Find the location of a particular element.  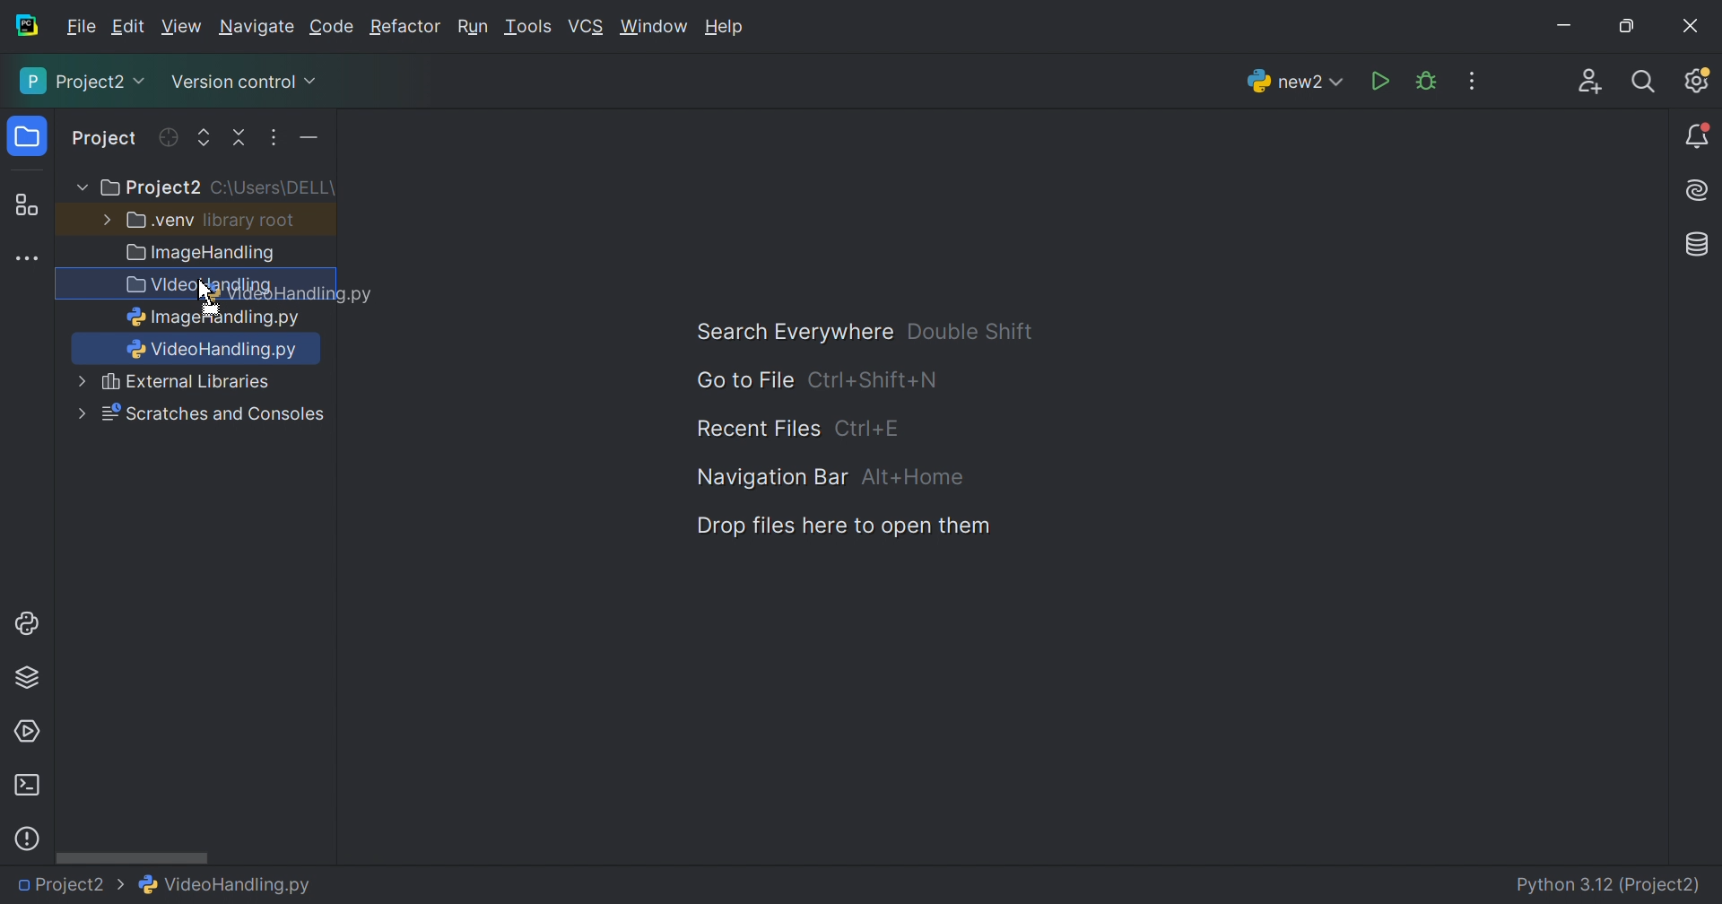

Search everywhere is located at coordinates (1645, 83).